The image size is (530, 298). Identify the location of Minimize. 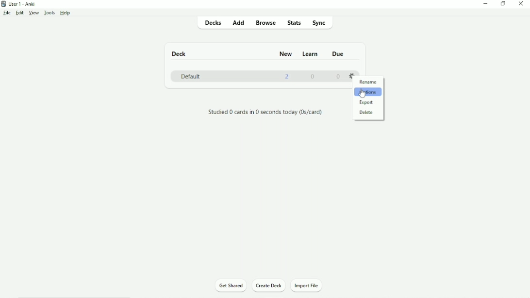
(487, 3).